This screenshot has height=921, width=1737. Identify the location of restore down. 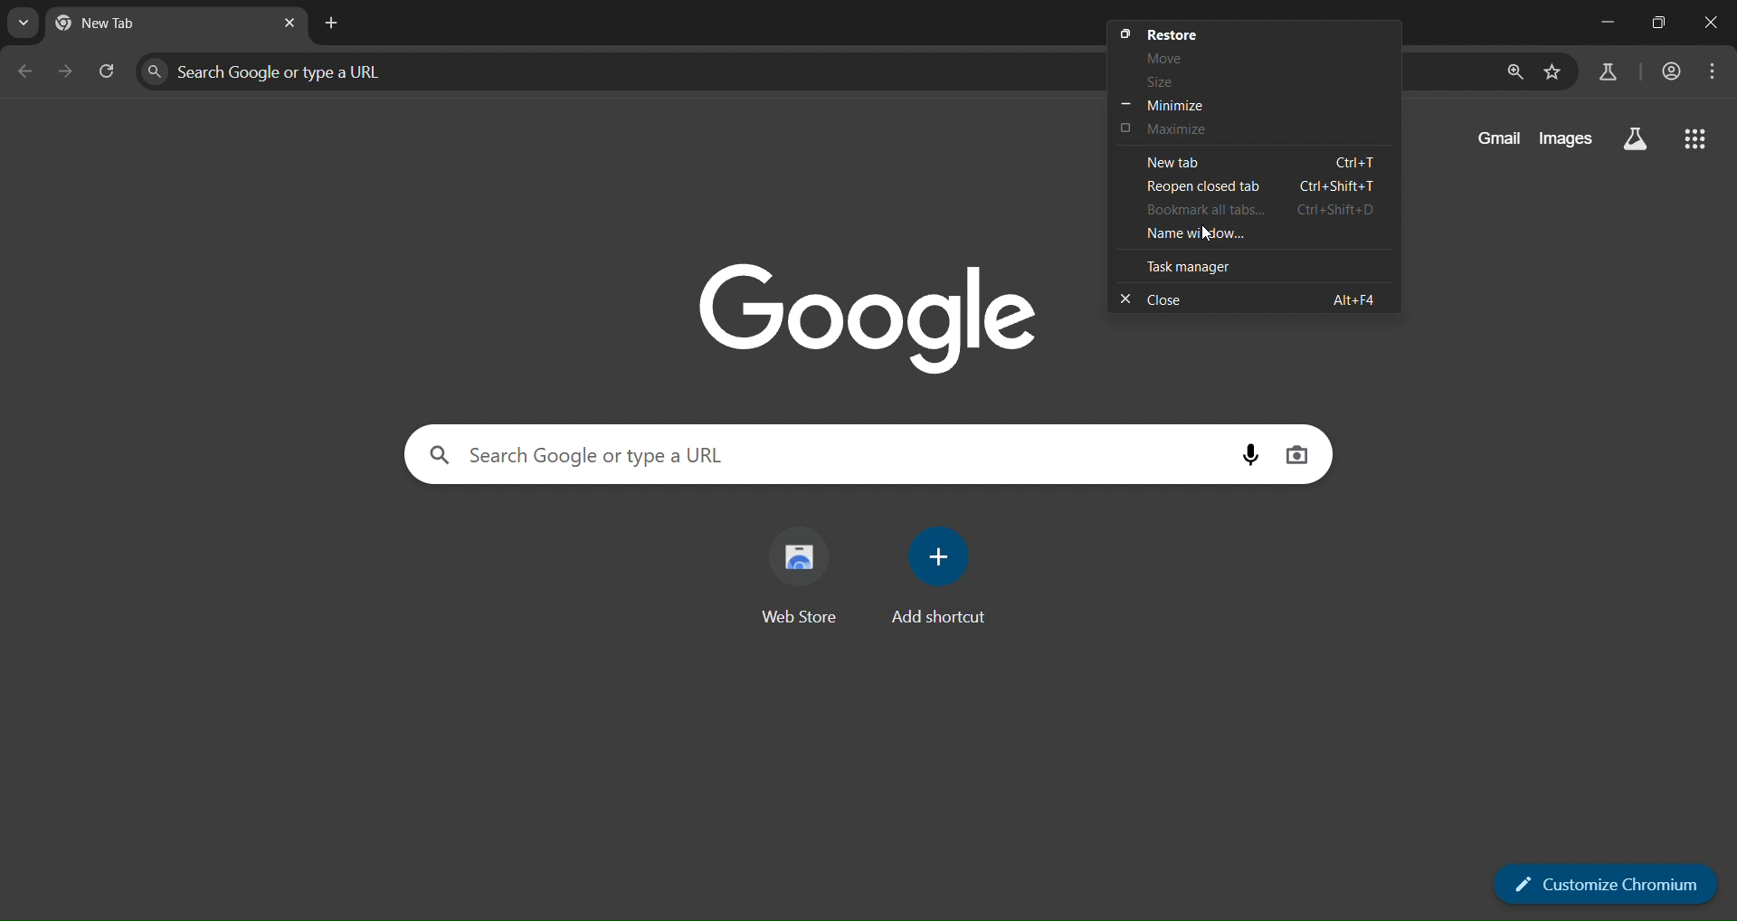
(1664, 24).